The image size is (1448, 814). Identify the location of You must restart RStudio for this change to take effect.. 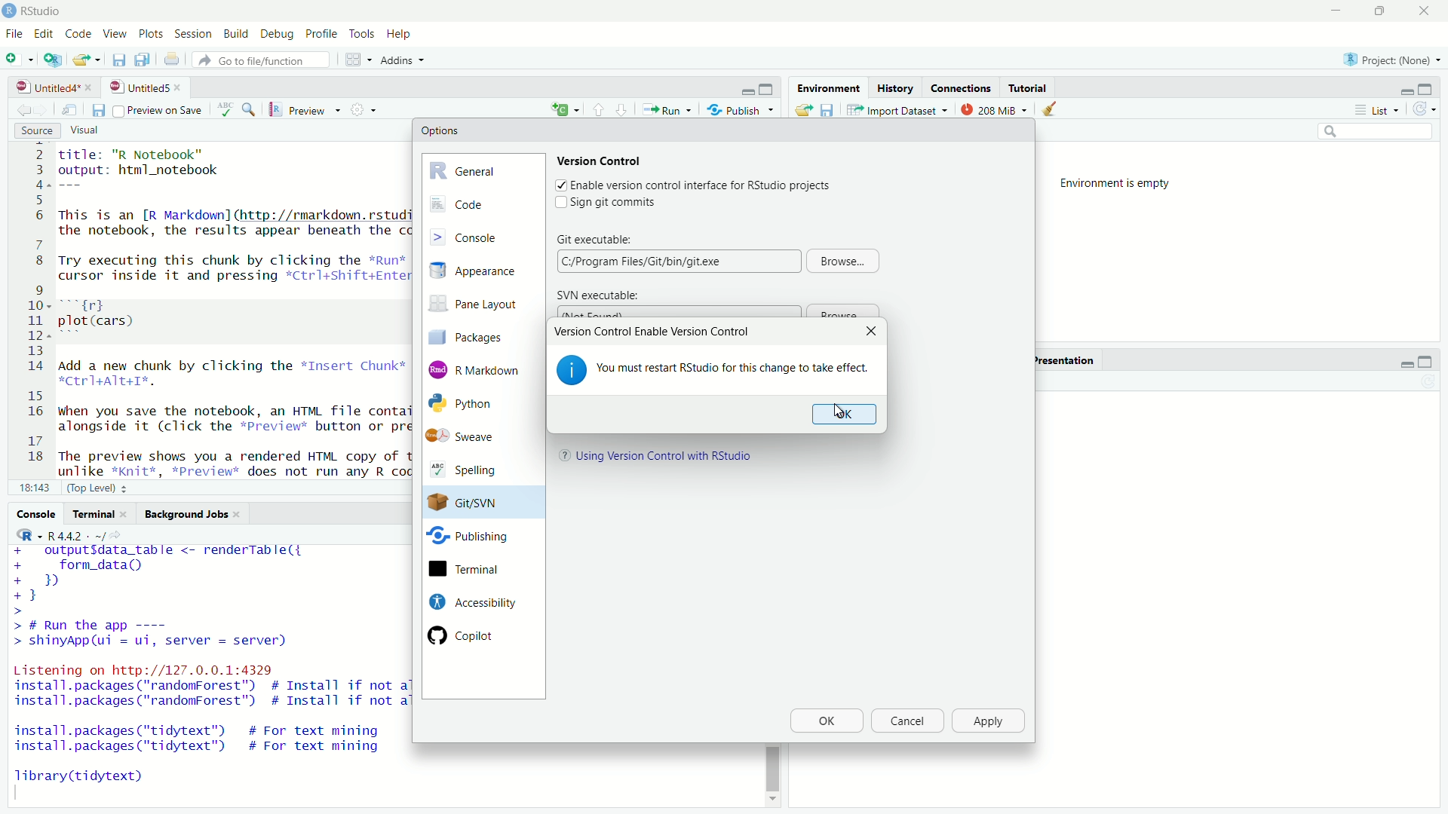
(735, 369).